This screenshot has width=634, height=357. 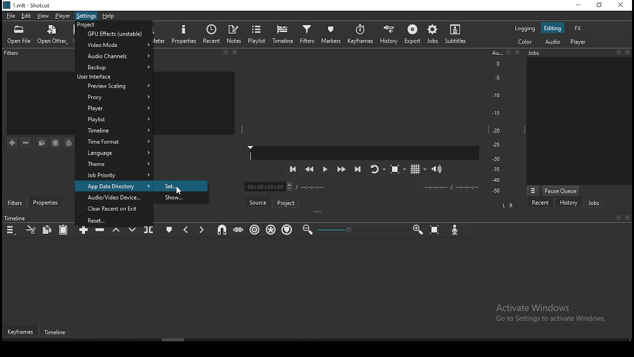 I want to click on source, so click(x=257, y=201).